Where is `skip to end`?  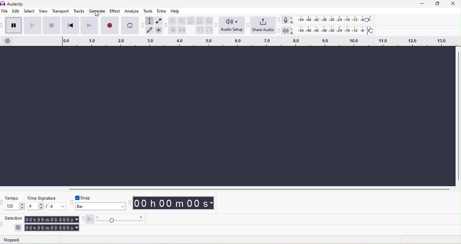
skip to end is located at coordinates (89, 26).